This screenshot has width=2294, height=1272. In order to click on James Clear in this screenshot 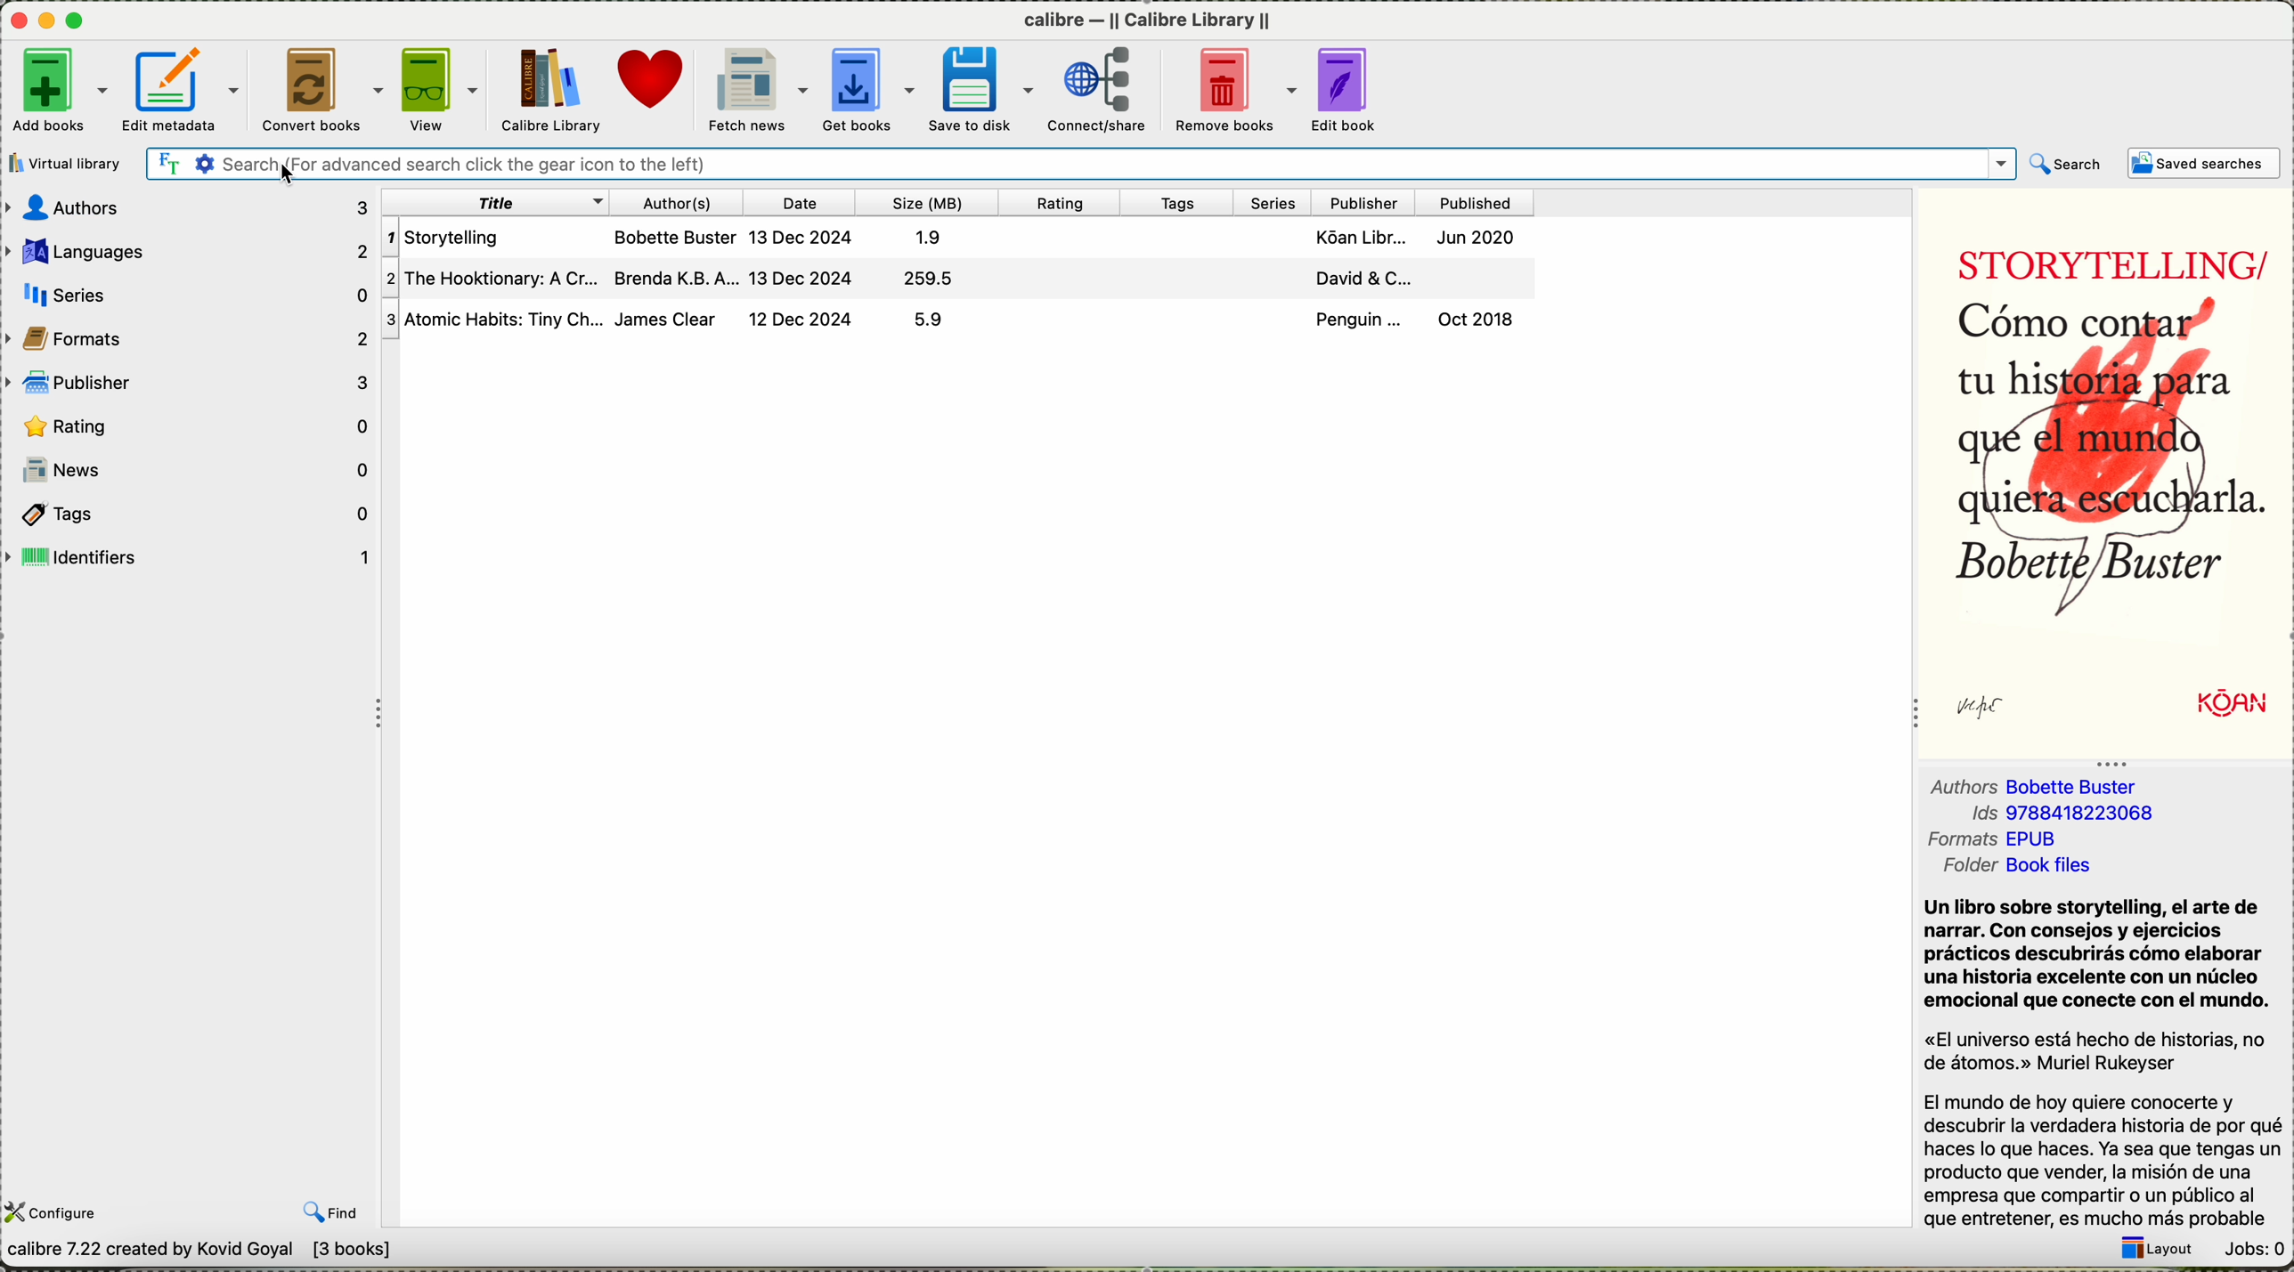, I will do `click(671, 320)`.